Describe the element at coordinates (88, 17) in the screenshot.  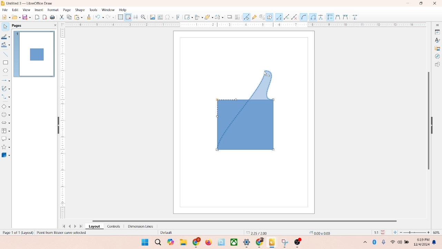
I see `clone formatting` at that location.